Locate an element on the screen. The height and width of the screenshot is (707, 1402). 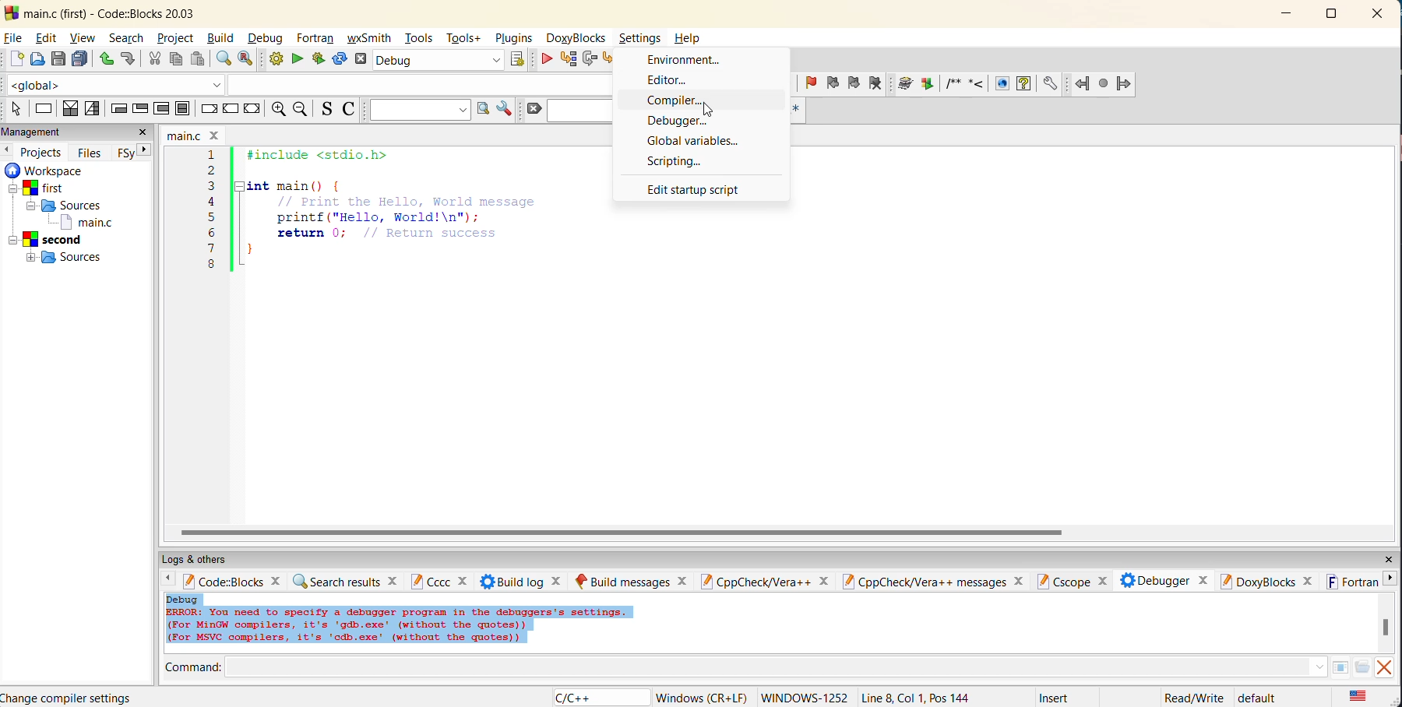
environment is located at coordinates (685, 61).